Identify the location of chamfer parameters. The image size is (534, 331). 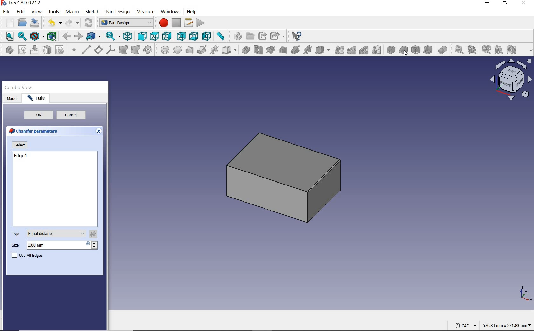
(34, 130).